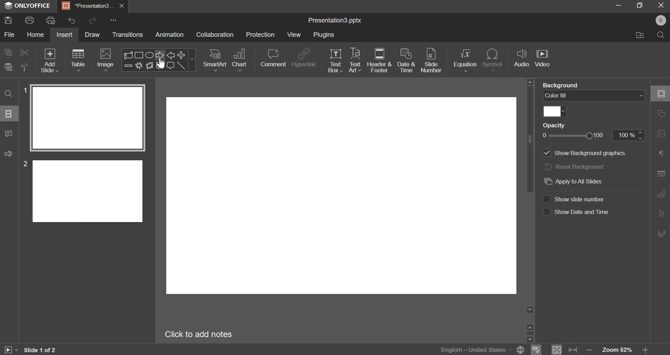  Describe the element at coordinates (240, 60) in the screenshot. I see `chart` at that location.